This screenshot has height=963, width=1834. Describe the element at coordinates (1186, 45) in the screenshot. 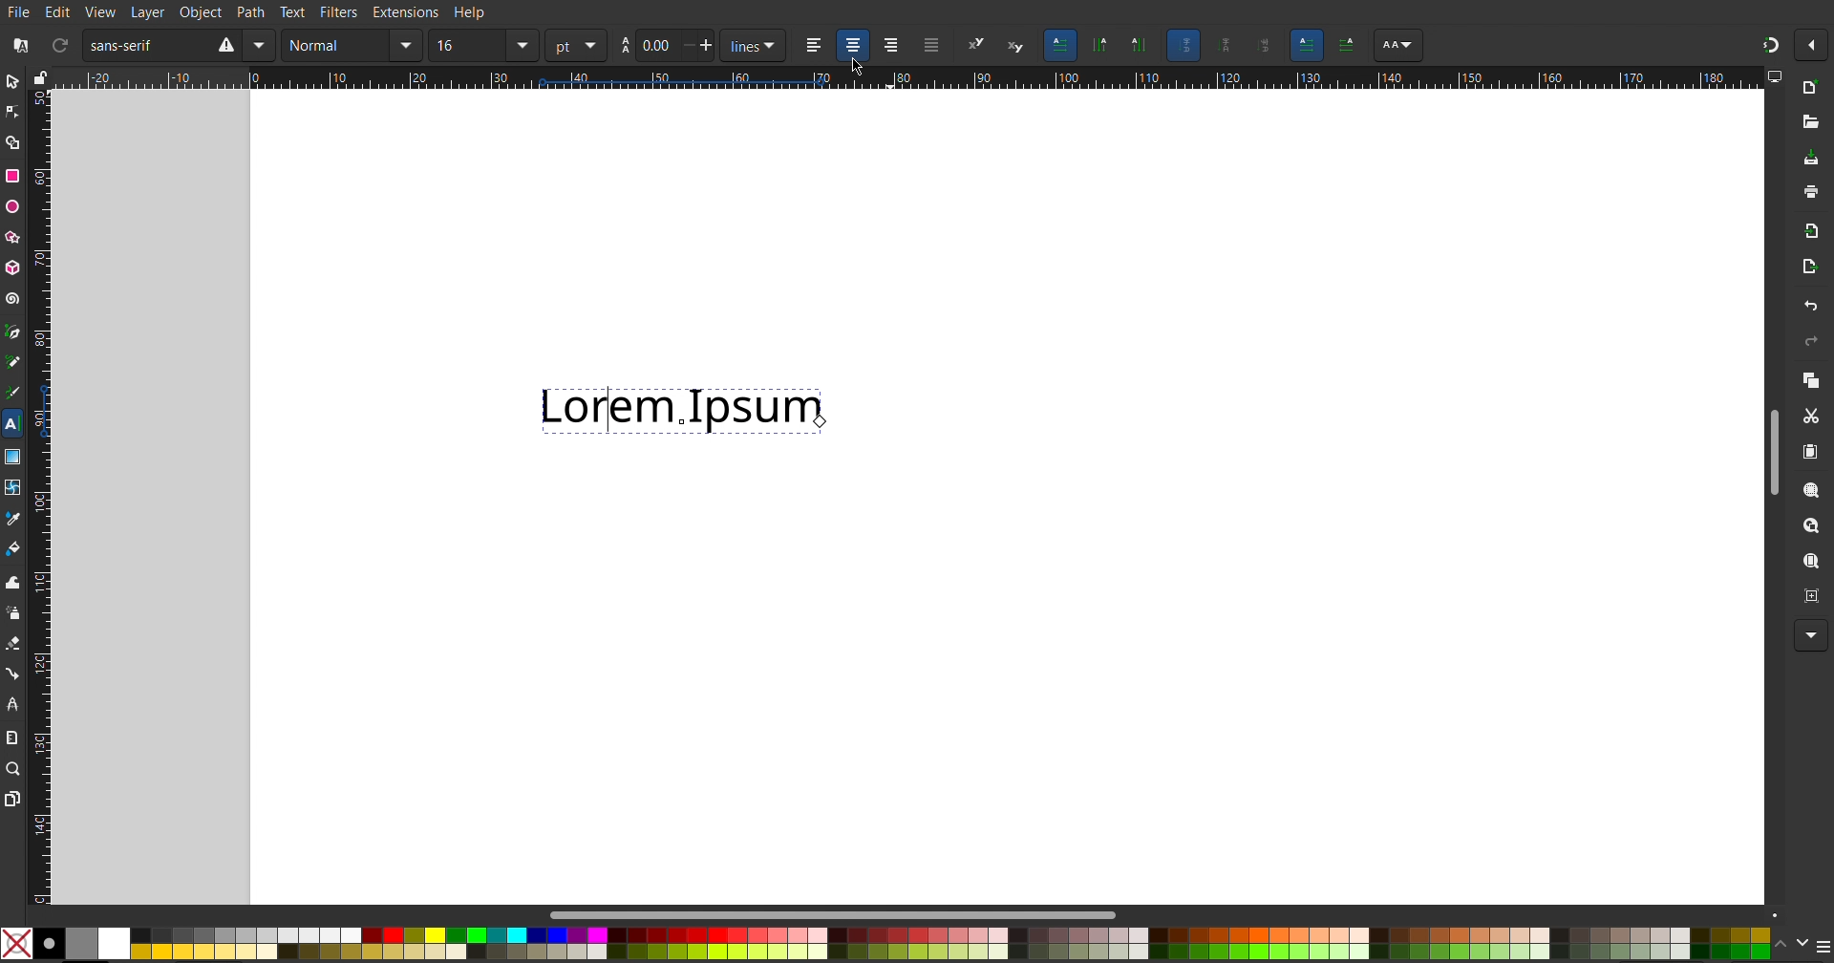

I see `Auto glyph orientation` at that location.